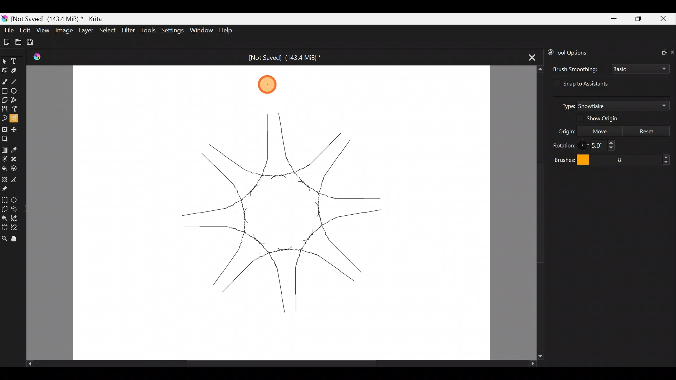 Image resolution: width=676 pixels, height=380 pixels. Describe the element at coordinates (4, 109) in the screenshot. I see `Bezier curve tool` at that location.